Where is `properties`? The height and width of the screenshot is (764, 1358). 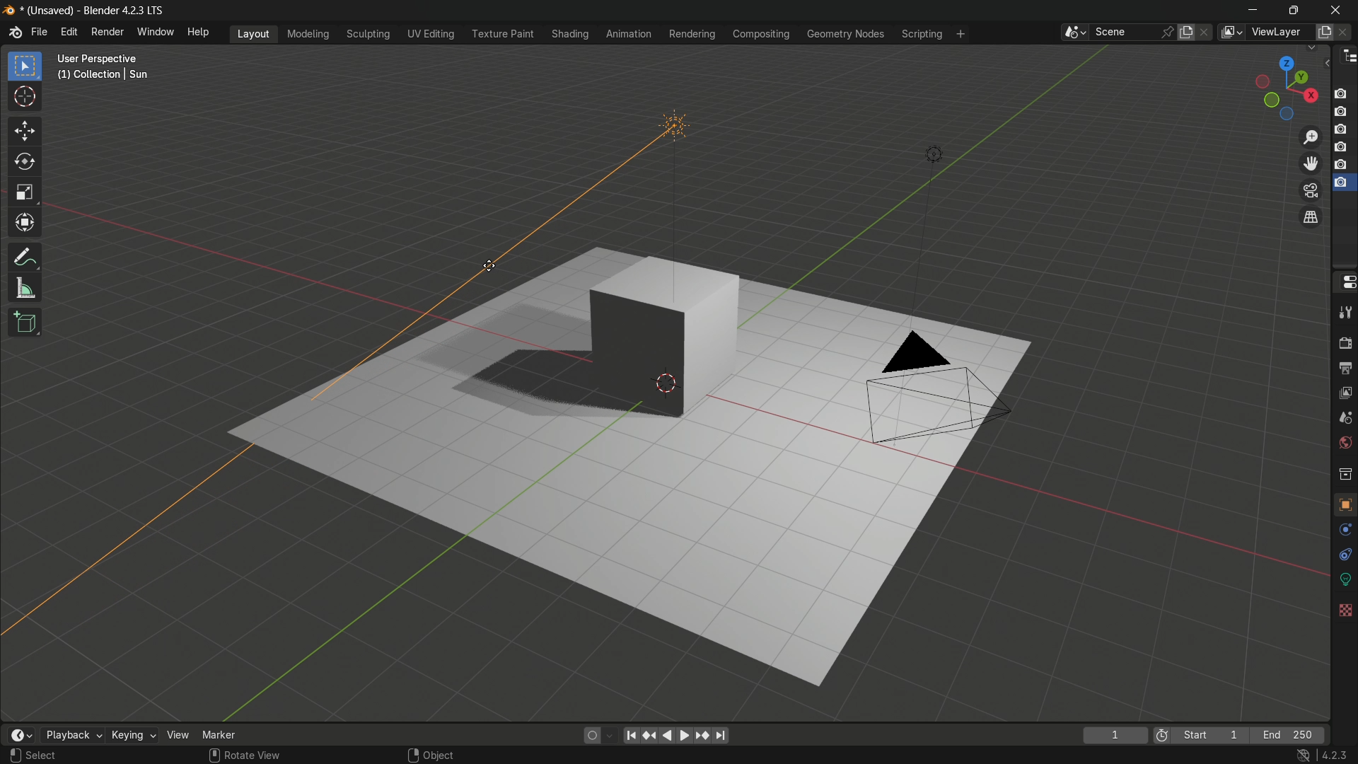
properties is located at coordinates (1345, 285).